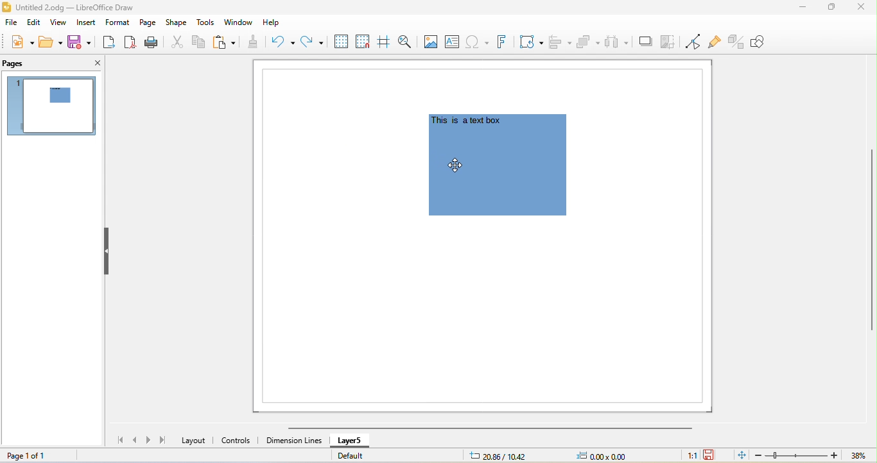 This screenshot has height=463, width=877. What do you see at coordinates (561, 43) in the screenshot?
I see `align object` at bounding box center [561, 43].